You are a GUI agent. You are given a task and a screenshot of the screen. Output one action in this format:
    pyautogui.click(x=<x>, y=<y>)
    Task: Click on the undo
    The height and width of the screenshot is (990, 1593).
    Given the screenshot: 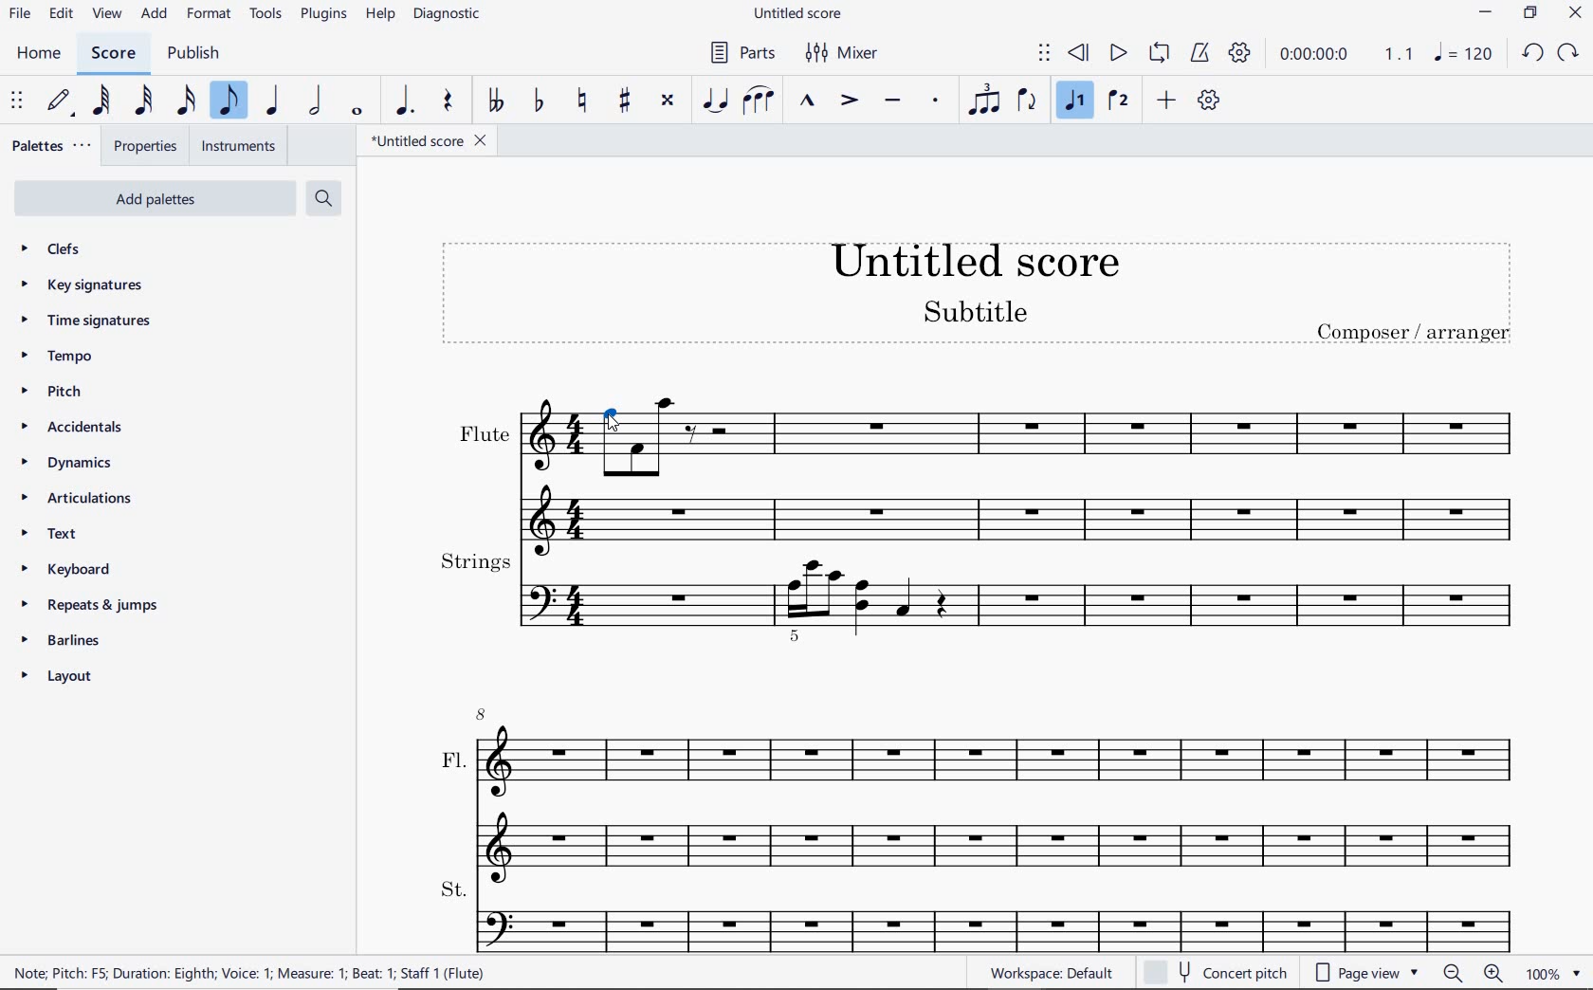 What is the action you would take?
    pyautogui.click(x=1533, y=54)
    